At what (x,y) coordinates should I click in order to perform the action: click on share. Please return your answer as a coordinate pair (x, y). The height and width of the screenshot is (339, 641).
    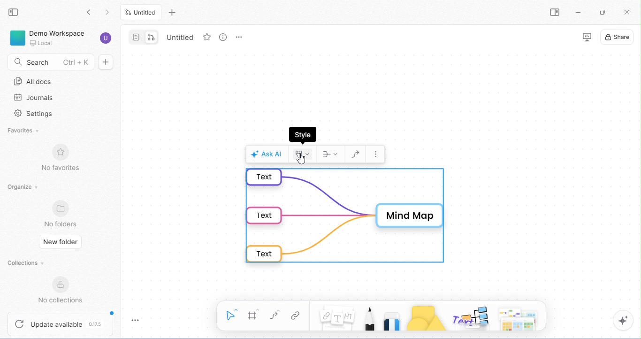
    Looking at the image, I should click on (618, 37).